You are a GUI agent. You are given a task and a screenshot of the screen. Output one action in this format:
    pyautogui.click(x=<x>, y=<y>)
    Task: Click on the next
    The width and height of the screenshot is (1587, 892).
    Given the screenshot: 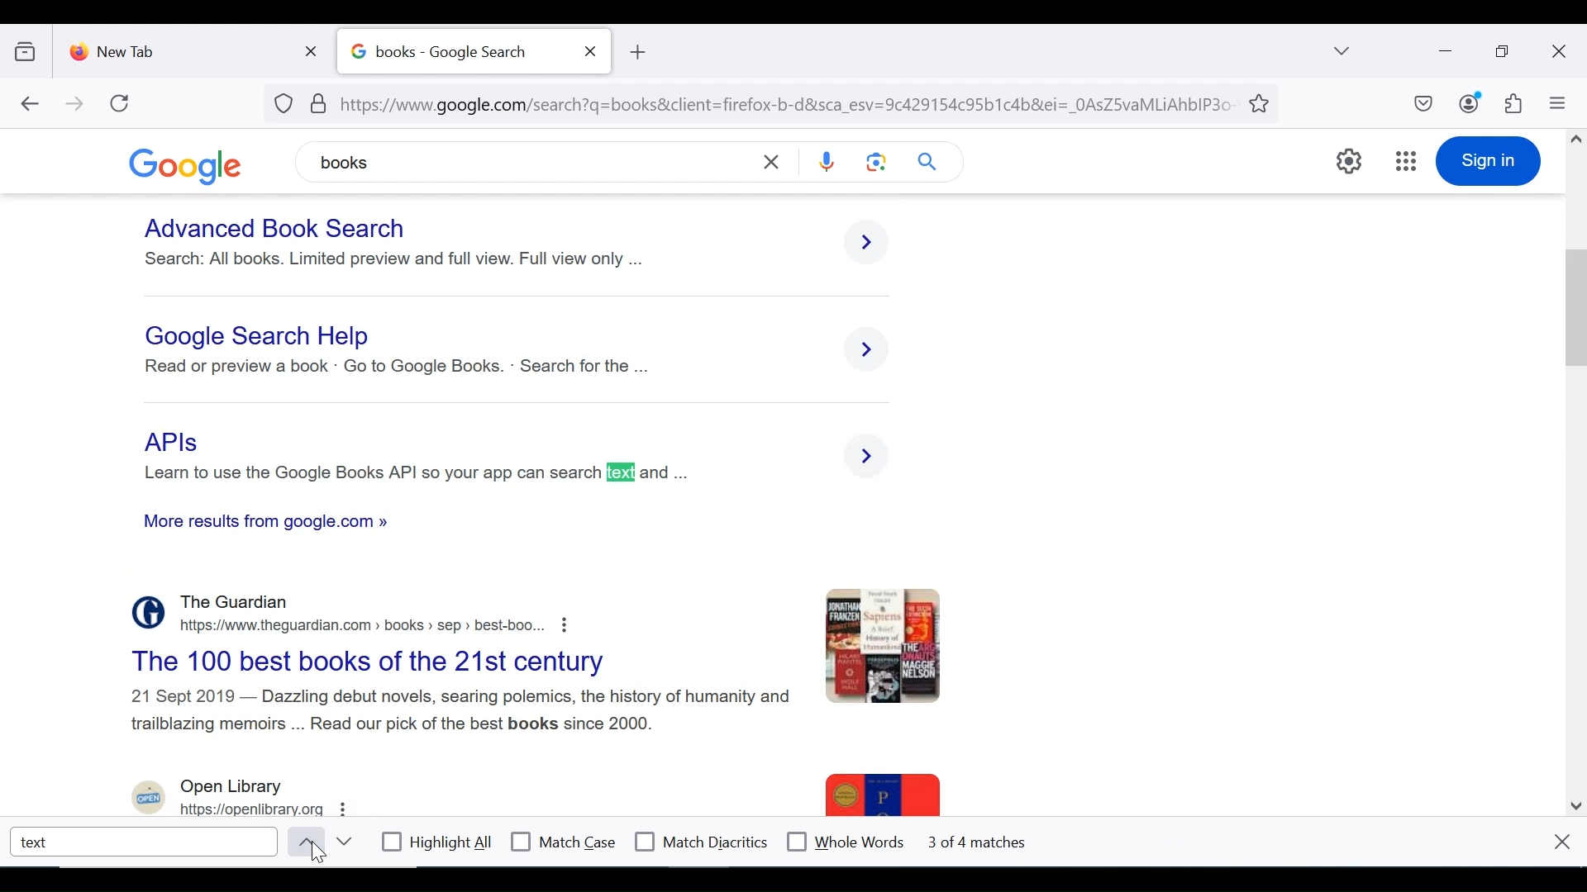 What is the action you would take?
    pyautogui.click(x=343, y=842)
    